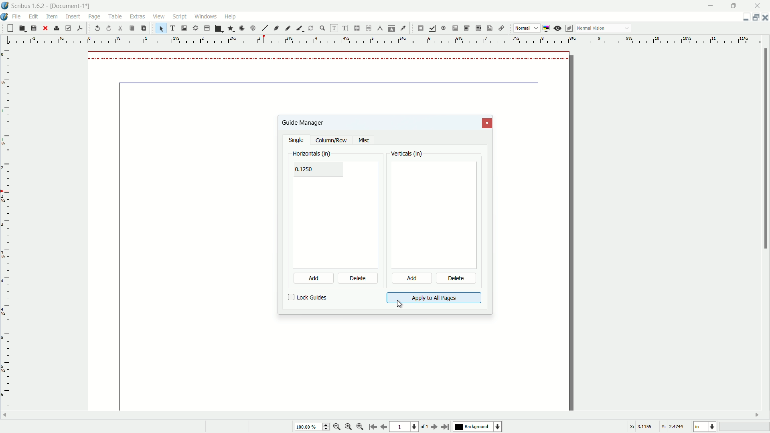  What do you see at coordinates (242, 28) in the screenshot?
I see `arc` at bounding box center [242, 28].